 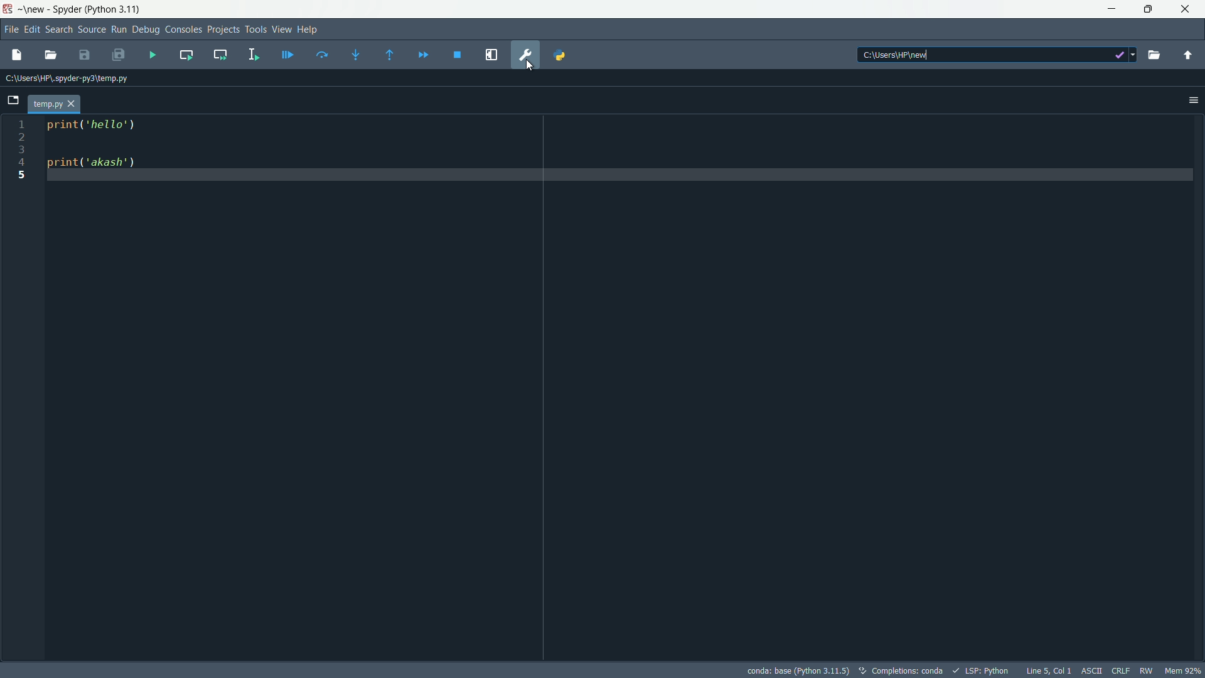 I want to click on run until next function, so click(x=390, y=56).